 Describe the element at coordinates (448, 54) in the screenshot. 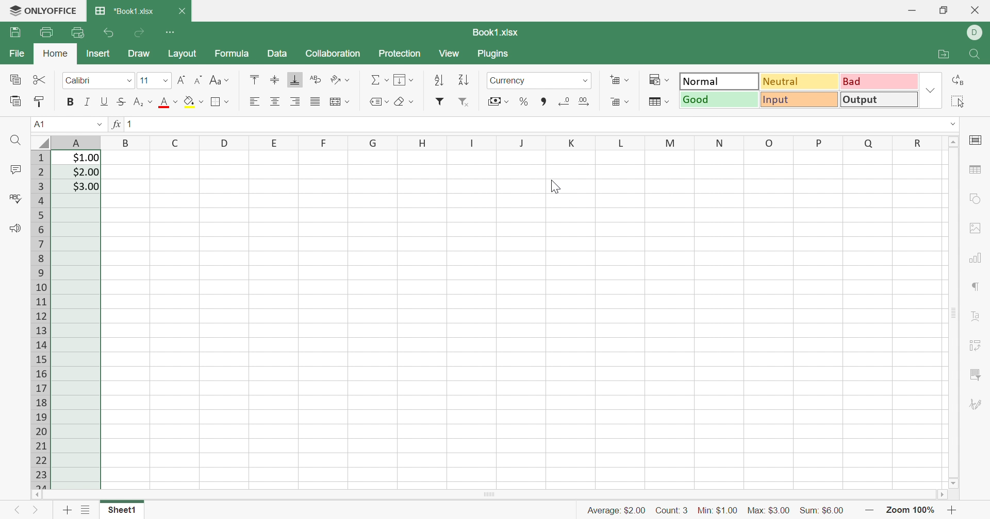

I see `View` at that location.